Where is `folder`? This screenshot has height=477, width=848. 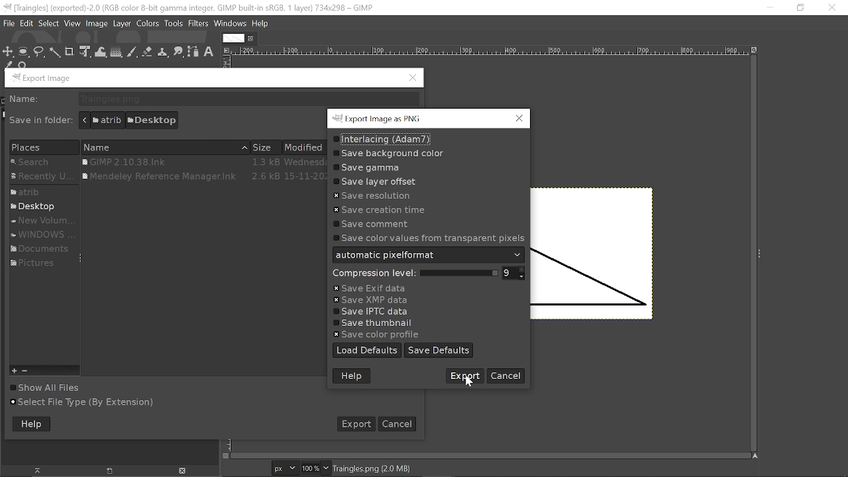 folder is located at coordinates (38, 264).